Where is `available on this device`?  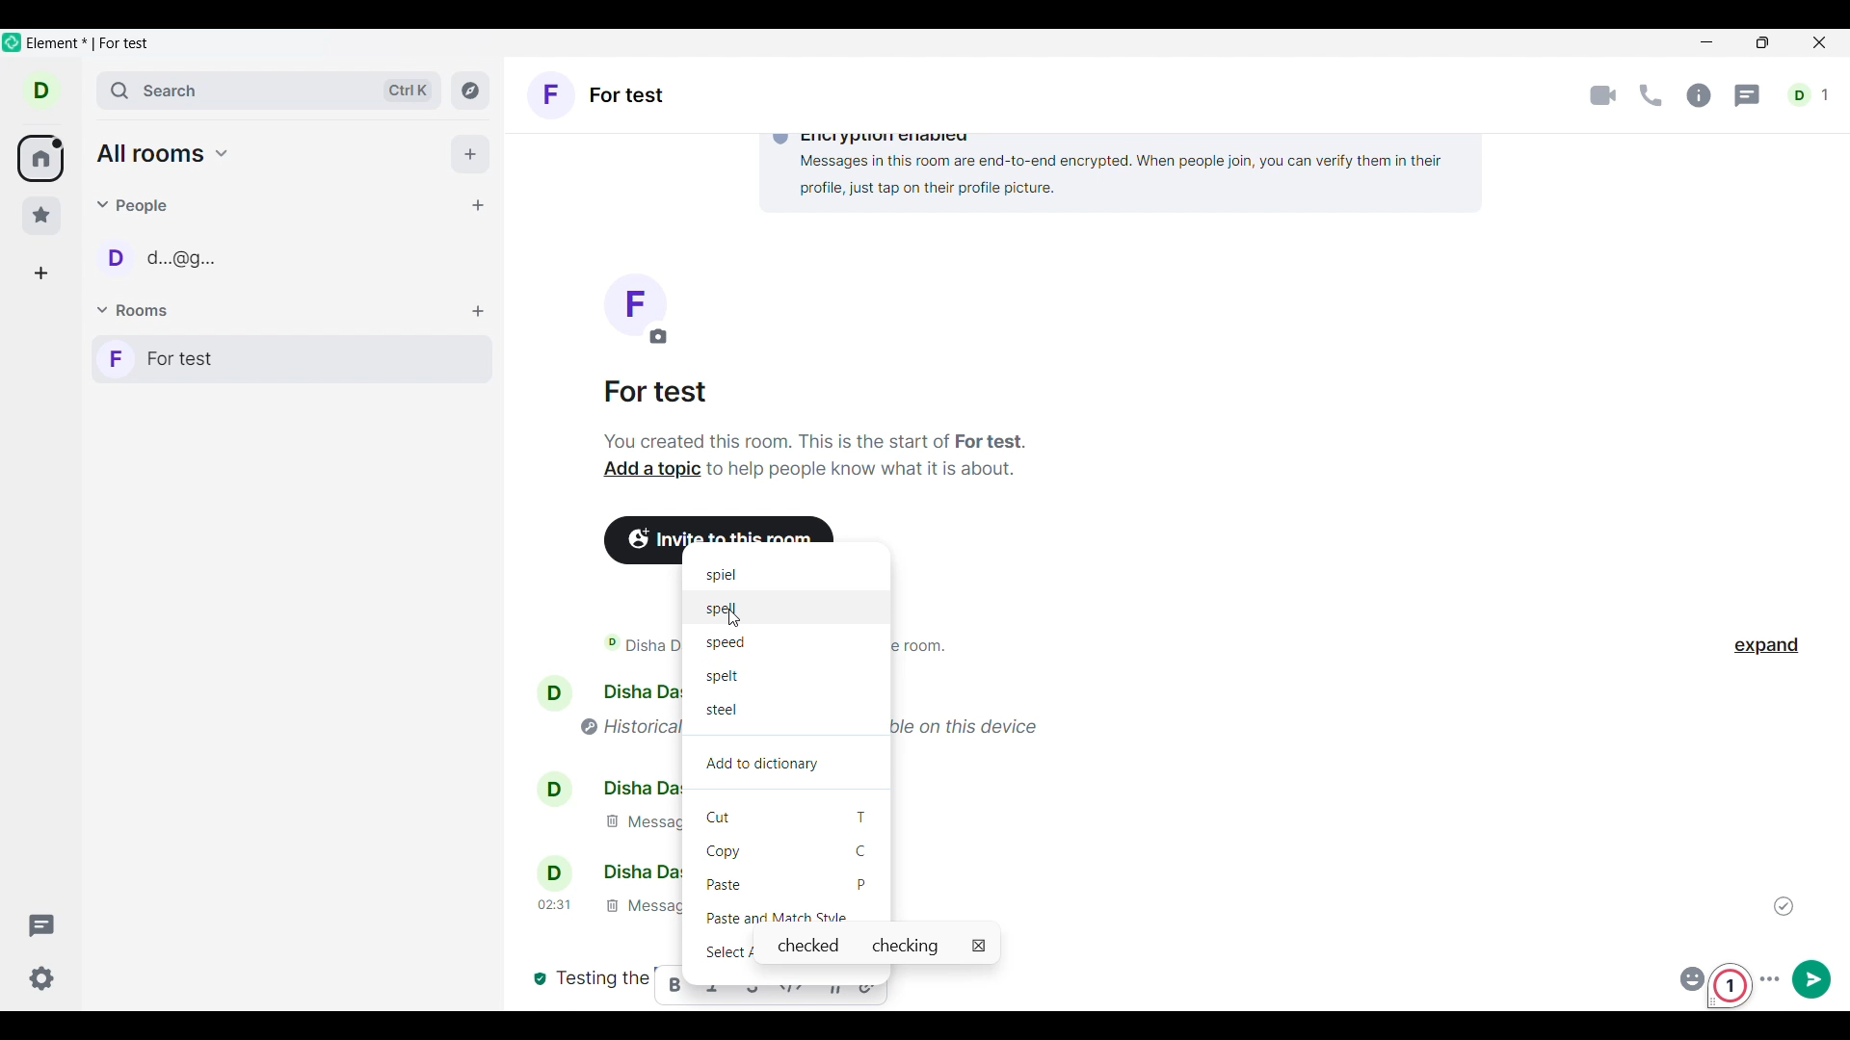
available on this device is located at coordinates (979, 723).